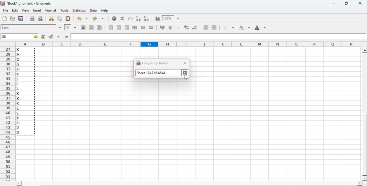 Image resolution: width=367 pixels, height=186 pixels. I want to click on sheet1!$A$1:$A$44, so click(151, 73).